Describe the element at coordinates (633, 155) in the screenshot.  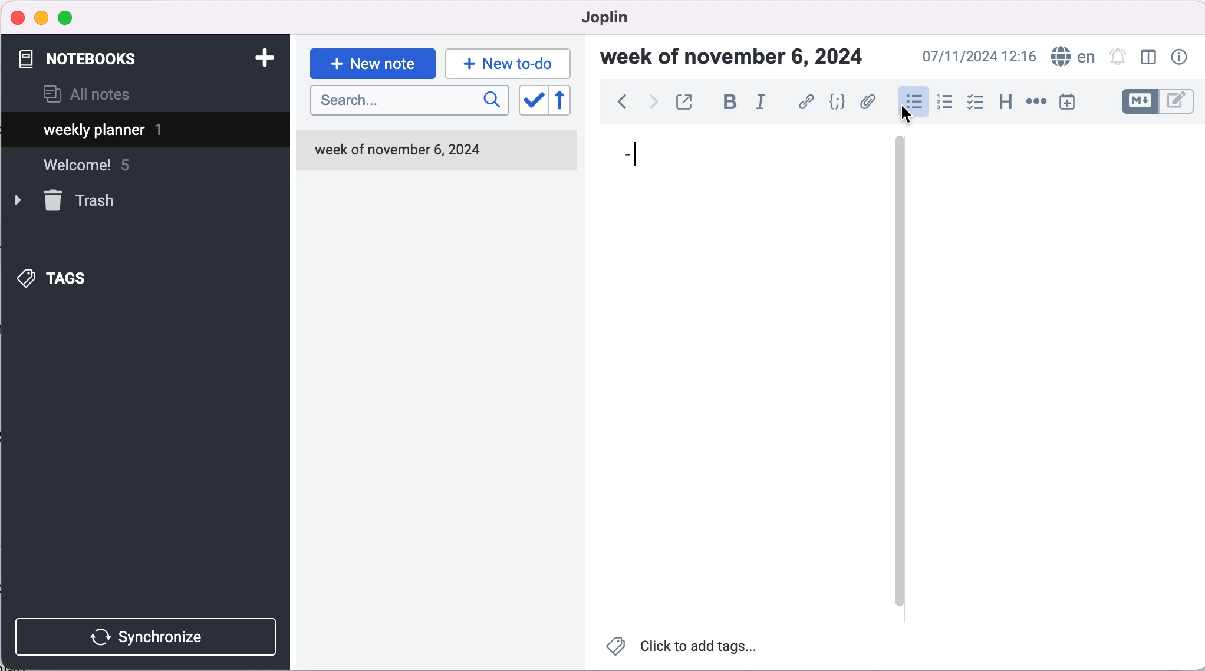
I see `cursor` at that location.